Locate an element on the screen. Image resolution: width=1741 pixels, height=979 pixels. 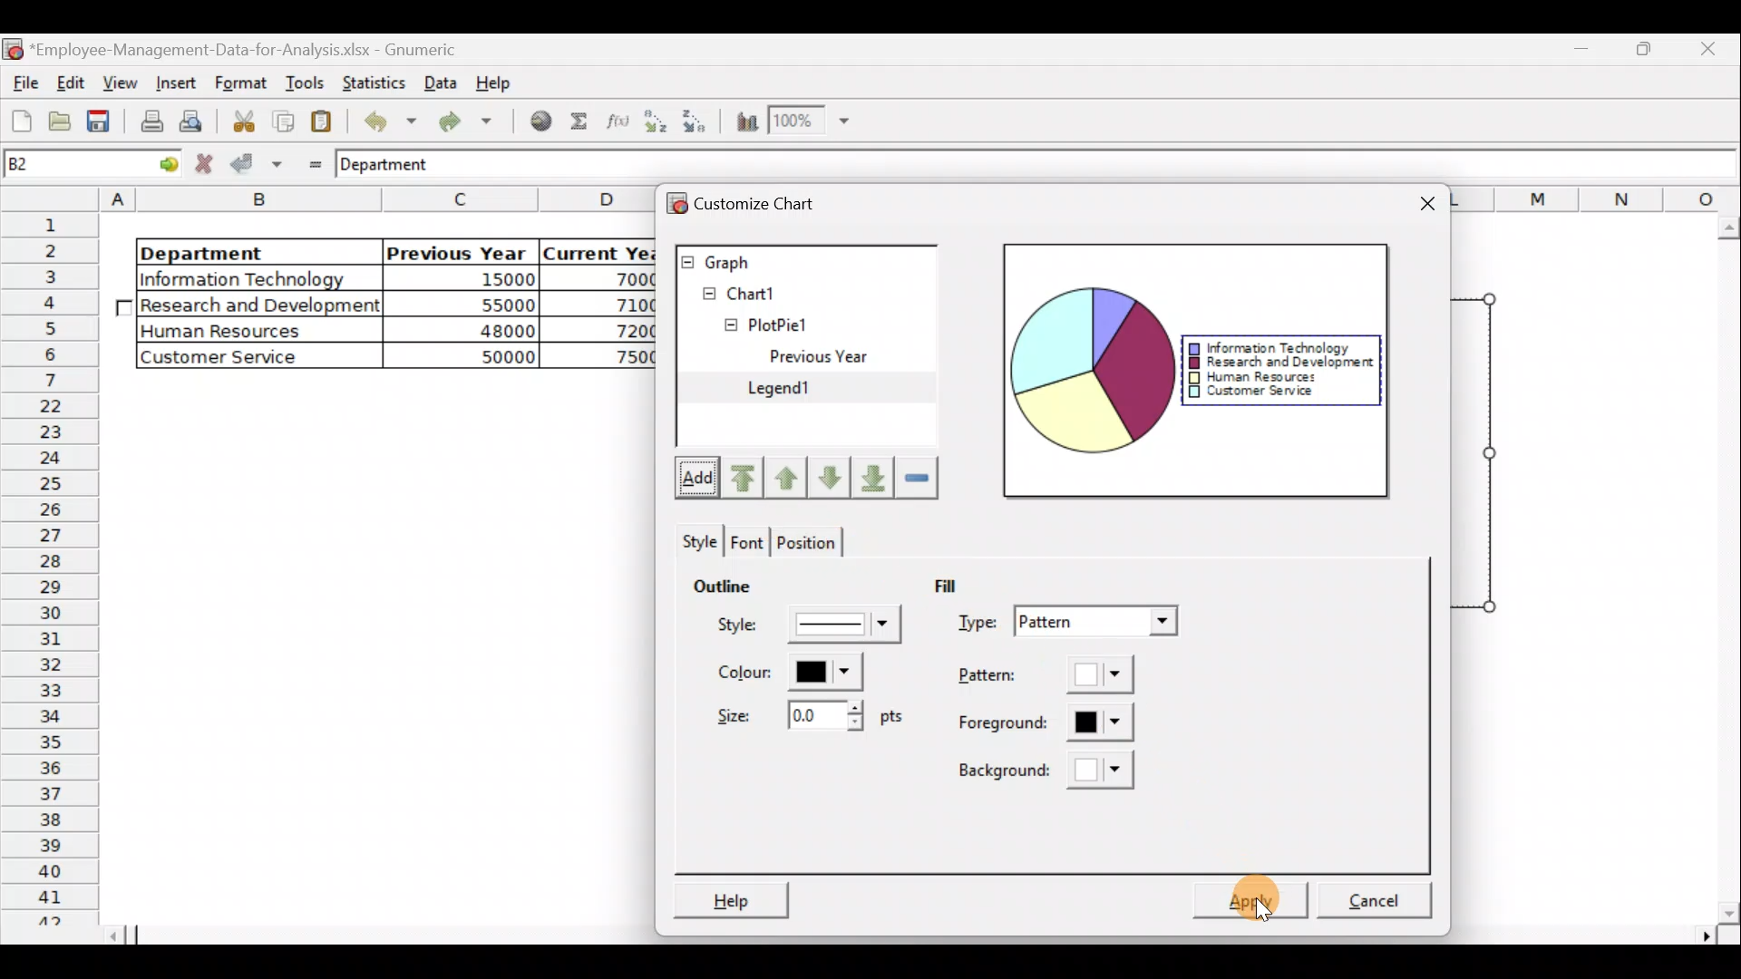
Edit a function in the current cell is located at coordinates (617, 121).